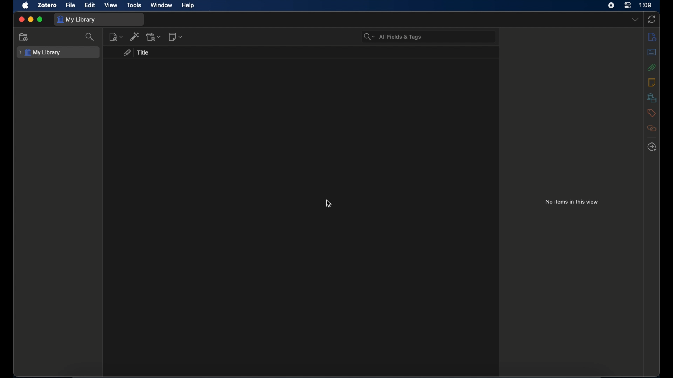  Describe the element at coordinates (612, 6) in the screenshot. I see `screen recorder` at that location.